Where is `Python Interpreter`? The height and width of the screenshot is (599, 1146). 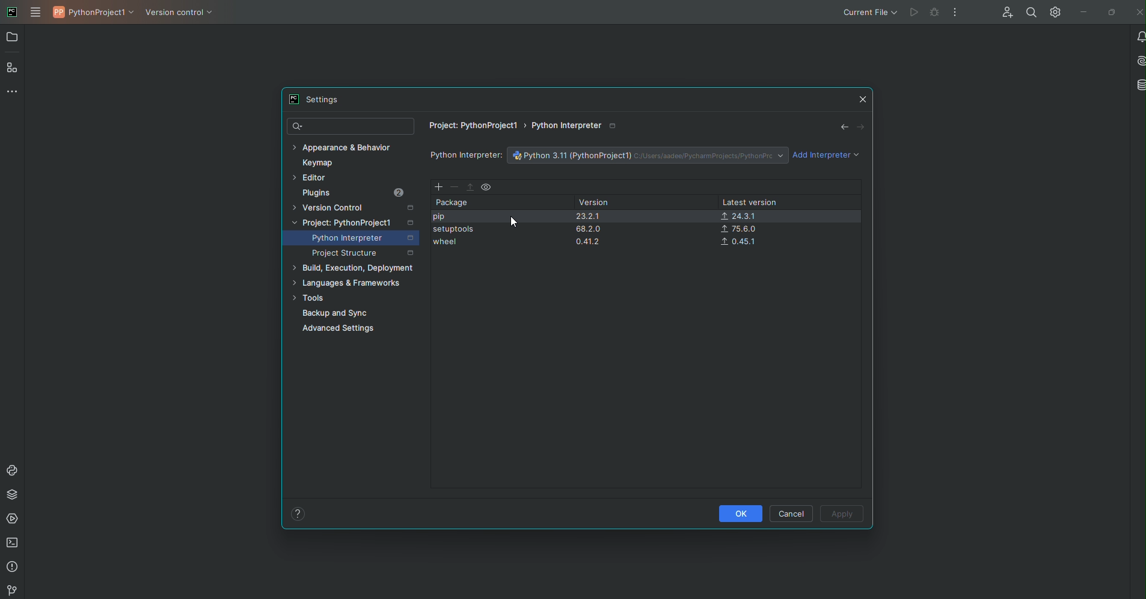 Python Interpreter is located at coordinates (466, 156).